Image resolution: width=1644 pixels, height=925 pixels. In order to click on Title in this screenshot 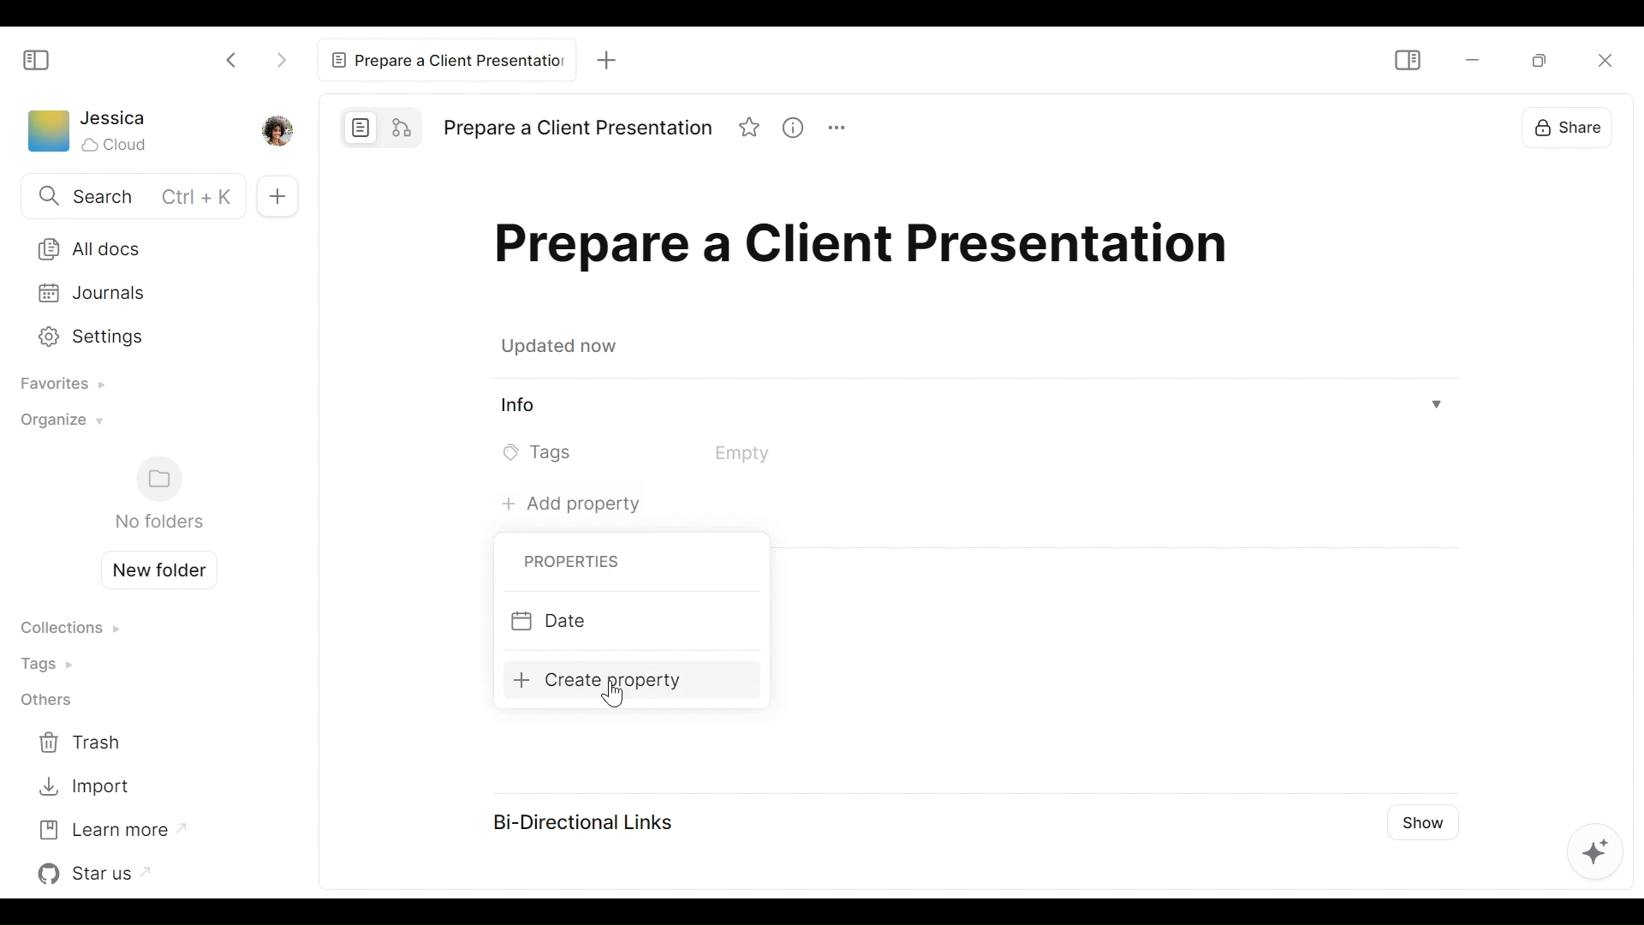, I will do `click(577, 128)`.